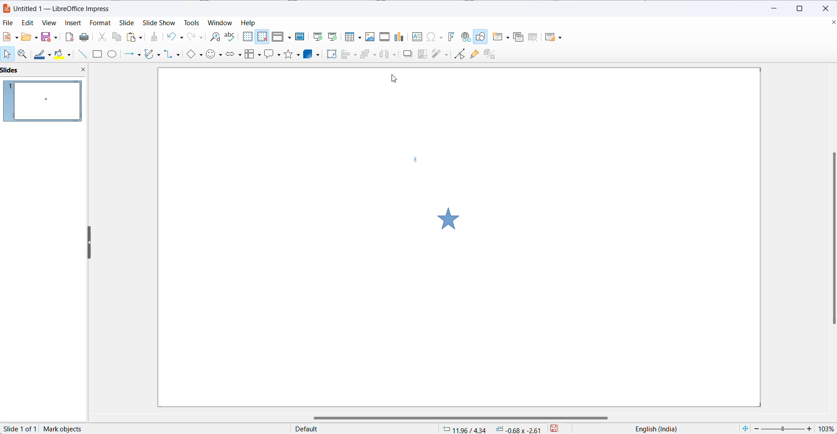 This screenshot has width=837, height=434. What do you see at coordinates (178, 36) in the screenshot?
I see `undo` at bounding box center [178, 36].